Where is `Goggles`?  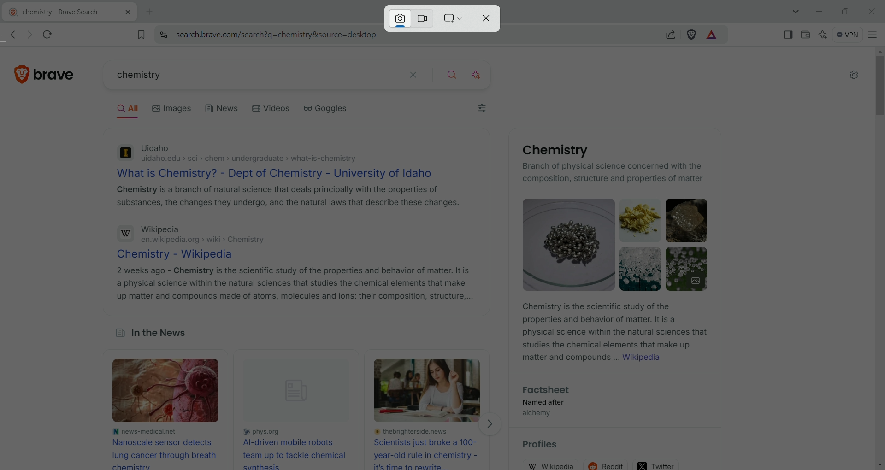
Goggles is located at coordinates (332, 111).